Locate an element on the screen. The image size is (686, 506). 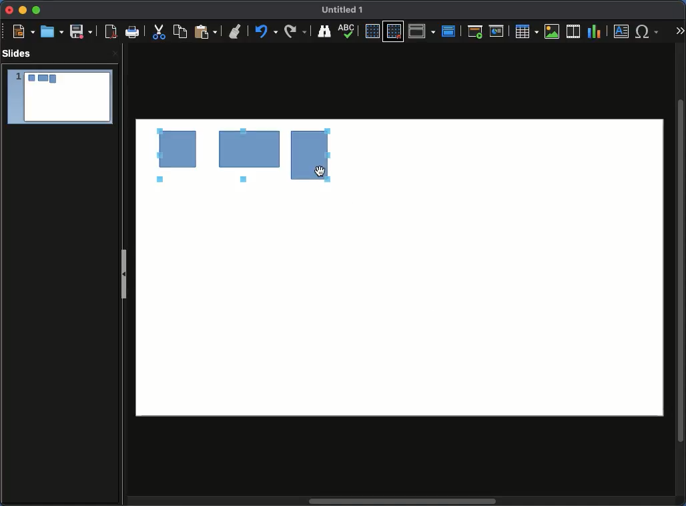
Characters is located at coordinates (649, 31).